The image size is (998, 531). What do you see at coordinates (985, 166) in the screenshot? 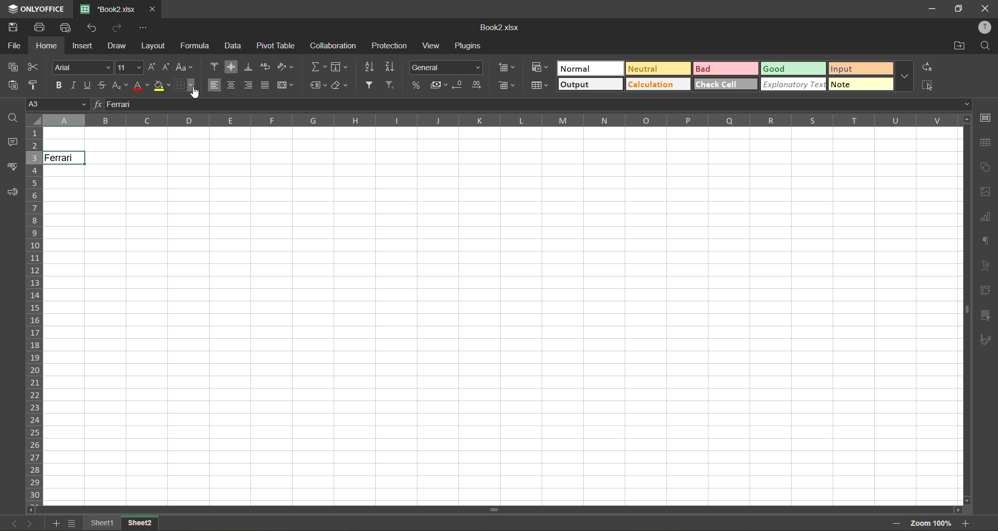
I see `shapes` at bounding box center [985, 166].